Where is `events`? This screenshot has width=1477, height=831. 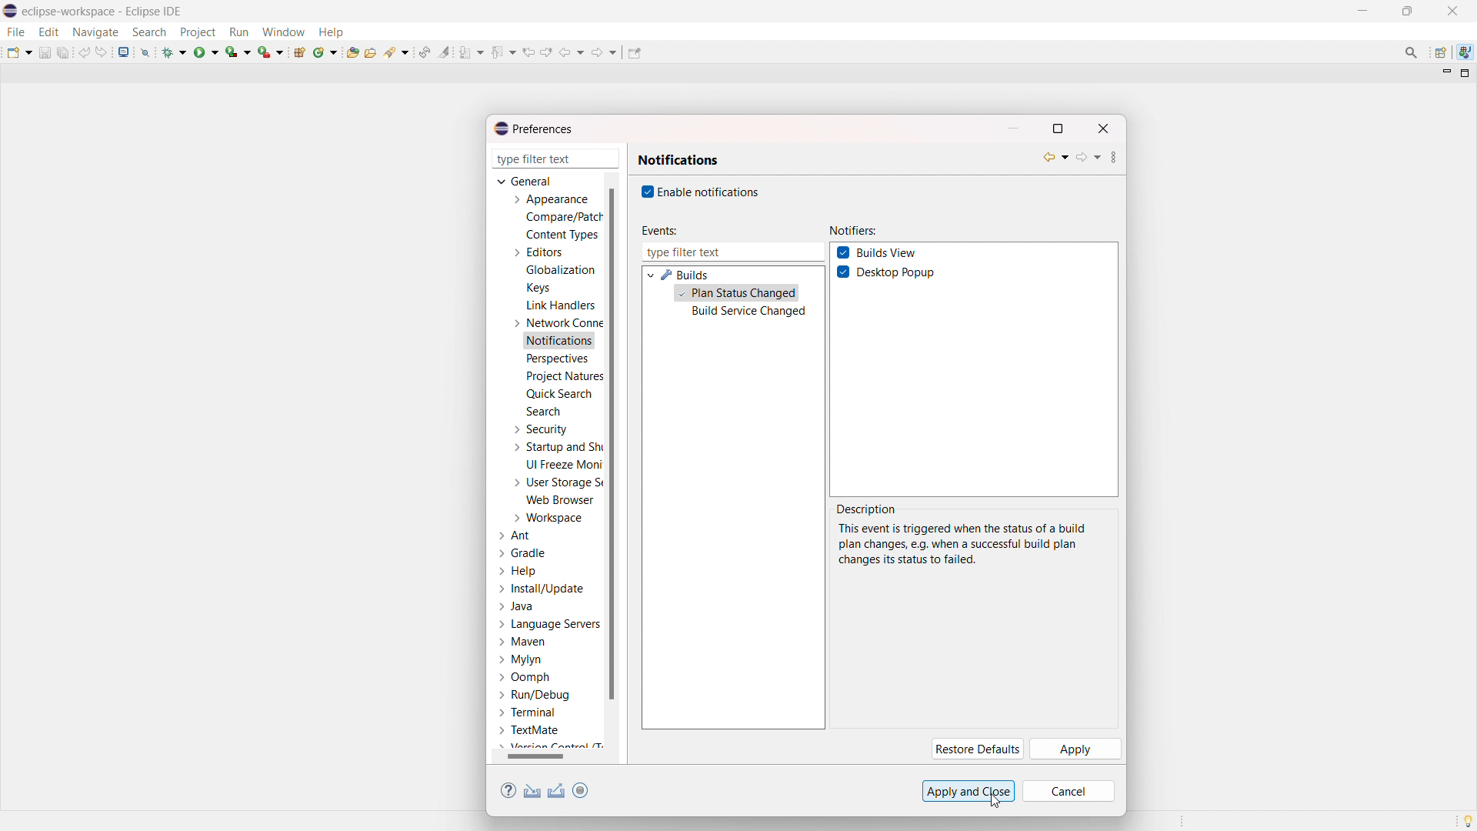 events is located at coordinates (658, 231).